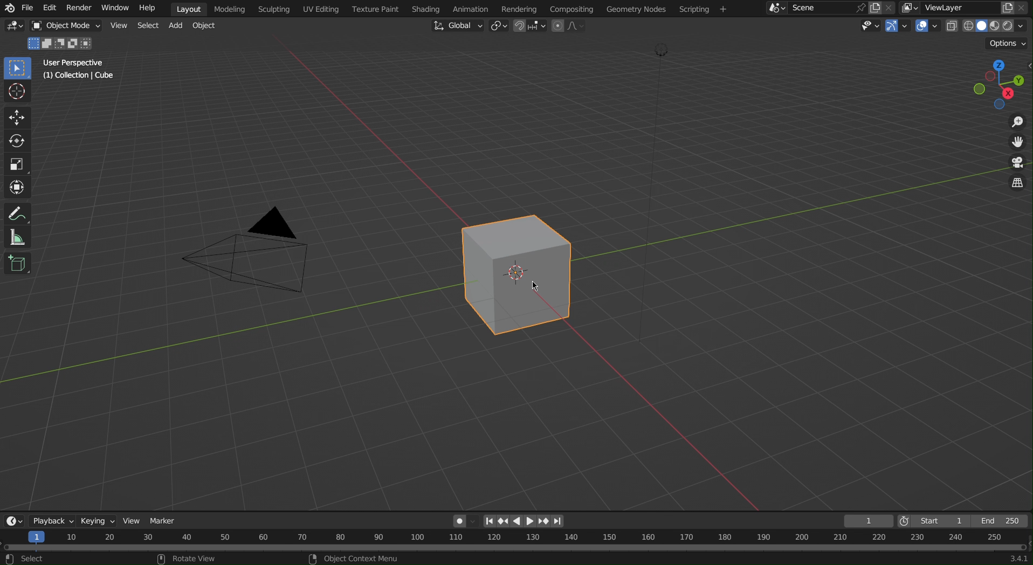 The width and height of the screenshot is (1033, 565). Describe the element at coordinates (17, 264) in the screenshot. I see `Add Cube` at that location.